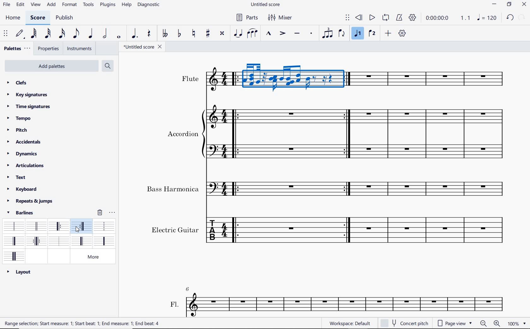 The image size is (530, 329). What do you see at coordinates (104, 241) in the screenshot?
I see `dashed barline` at bounding box center [104, 241].